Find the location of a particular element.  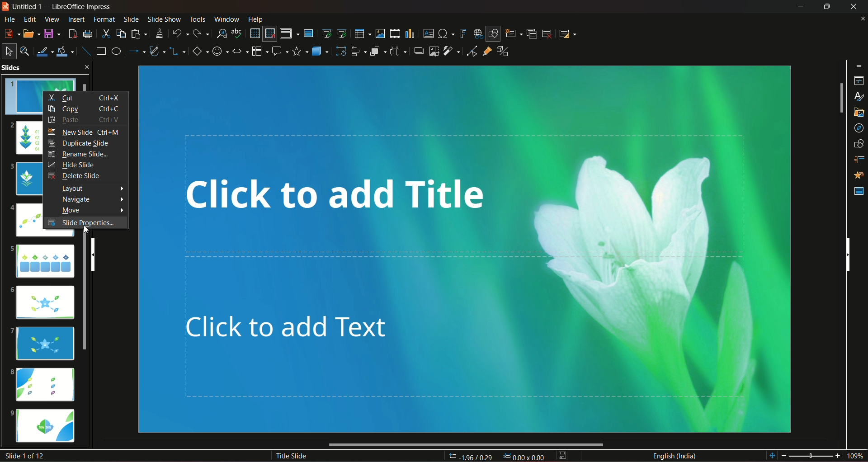

block arrows is located at coordinates (241, 52).